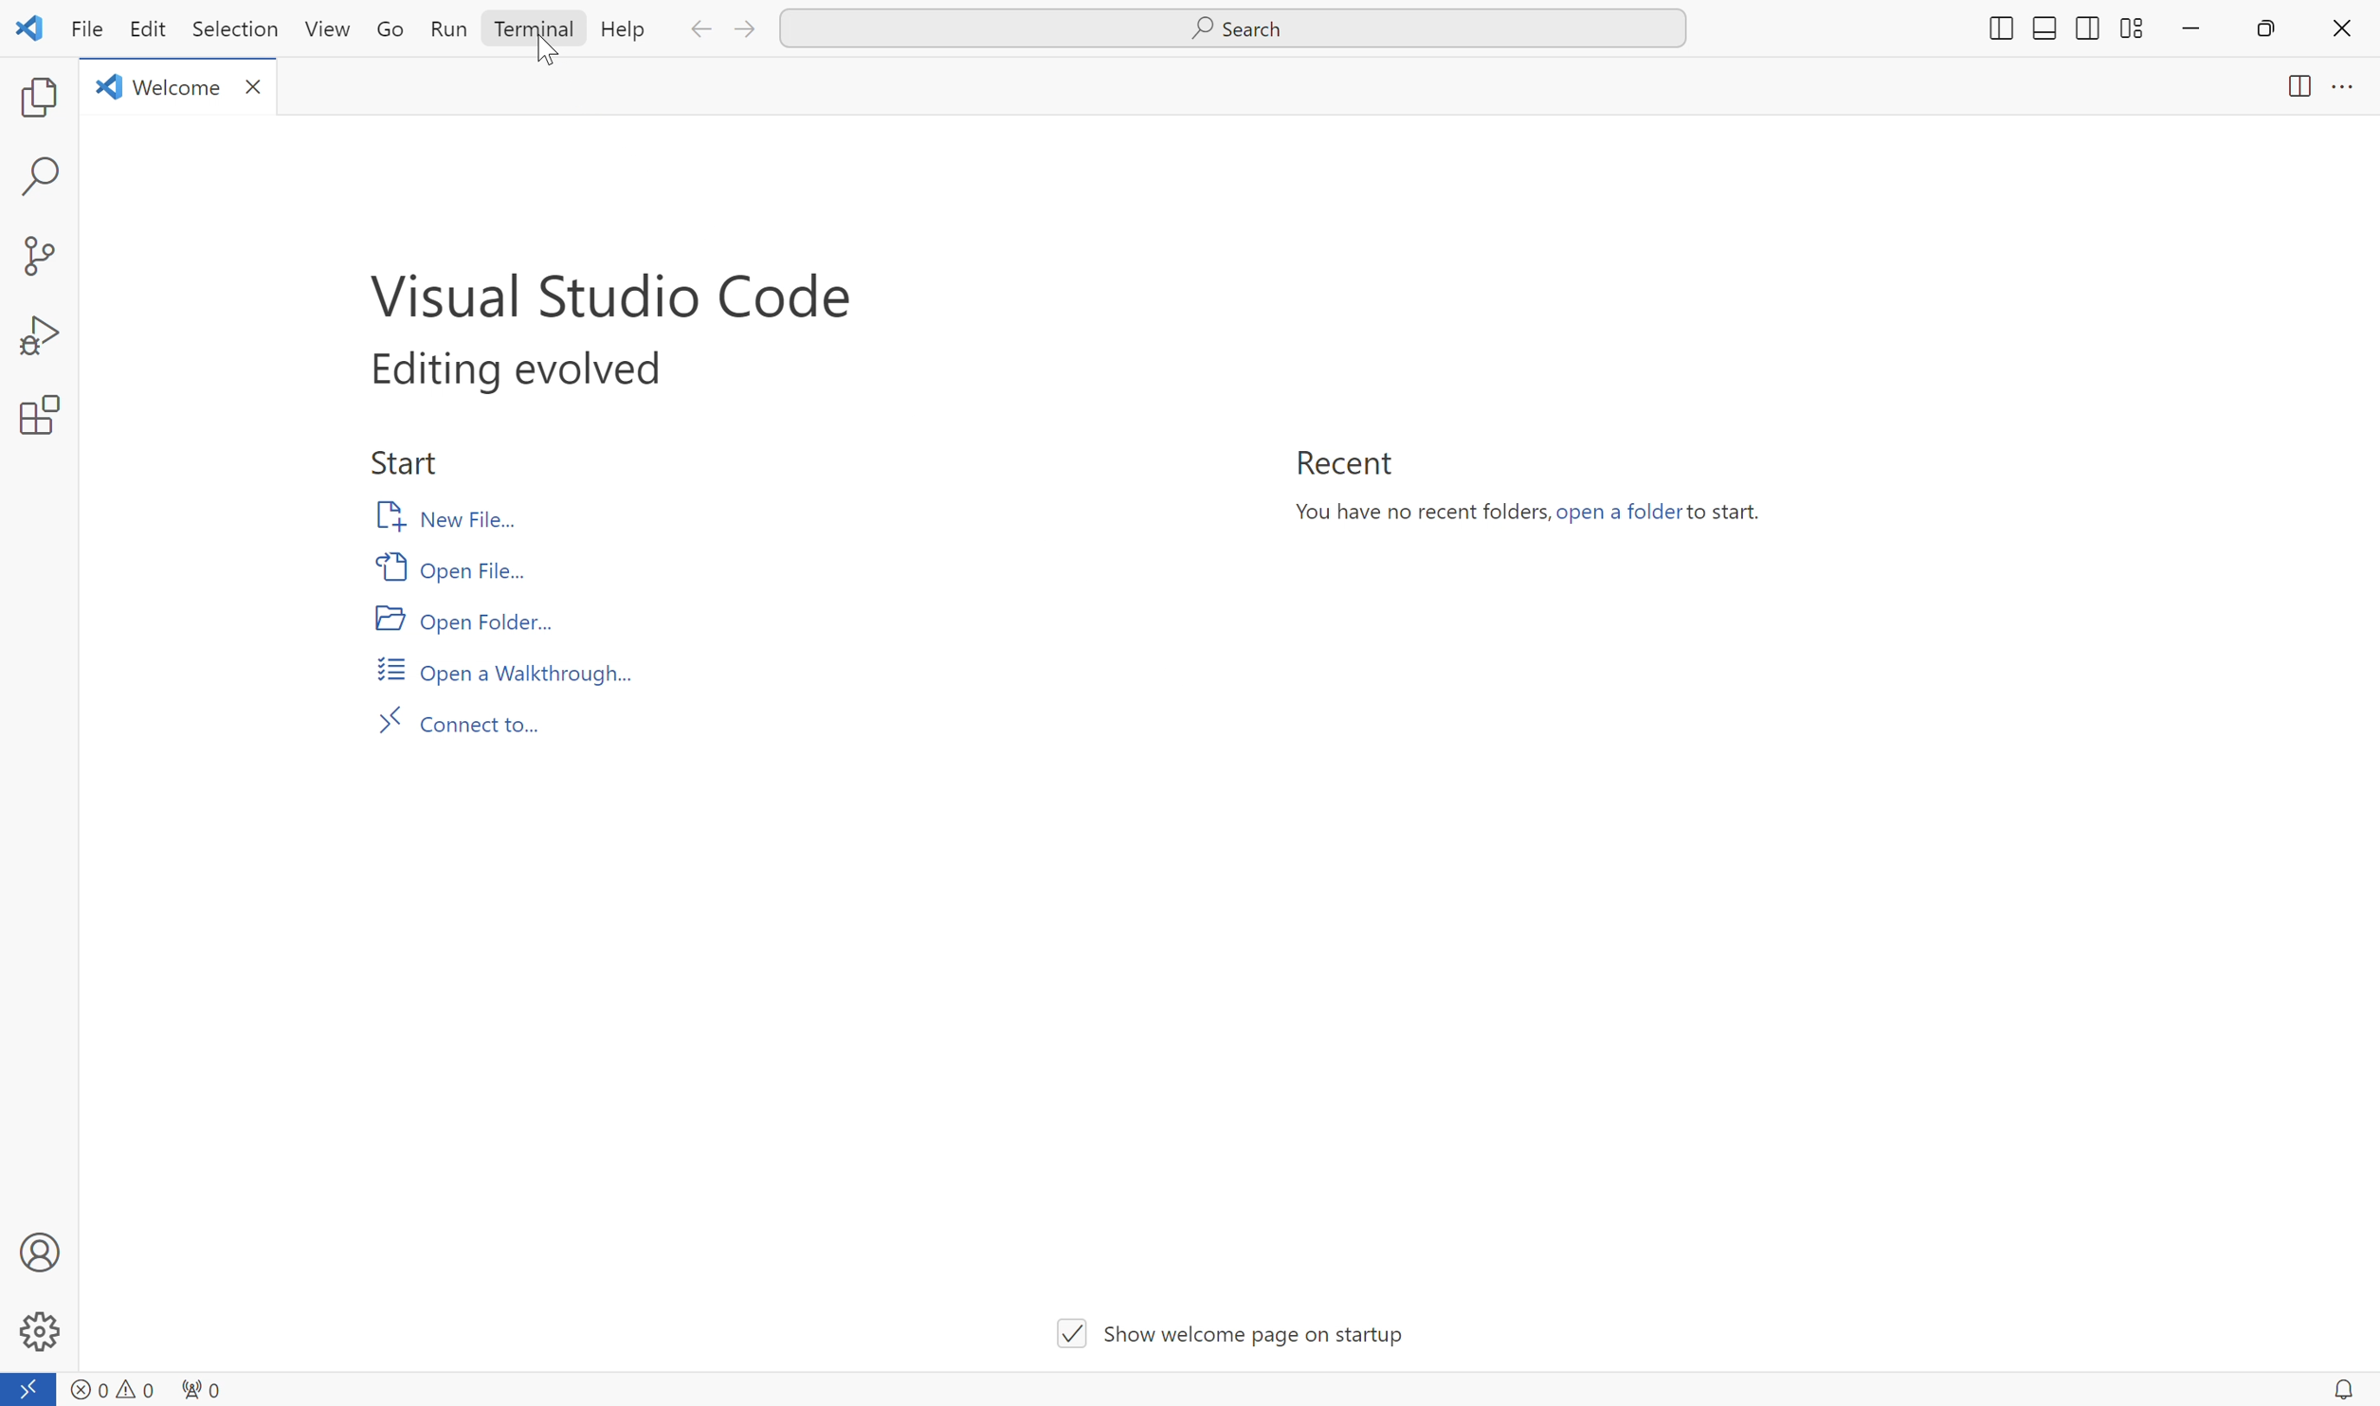  I want to click on , so click(1996, 29).